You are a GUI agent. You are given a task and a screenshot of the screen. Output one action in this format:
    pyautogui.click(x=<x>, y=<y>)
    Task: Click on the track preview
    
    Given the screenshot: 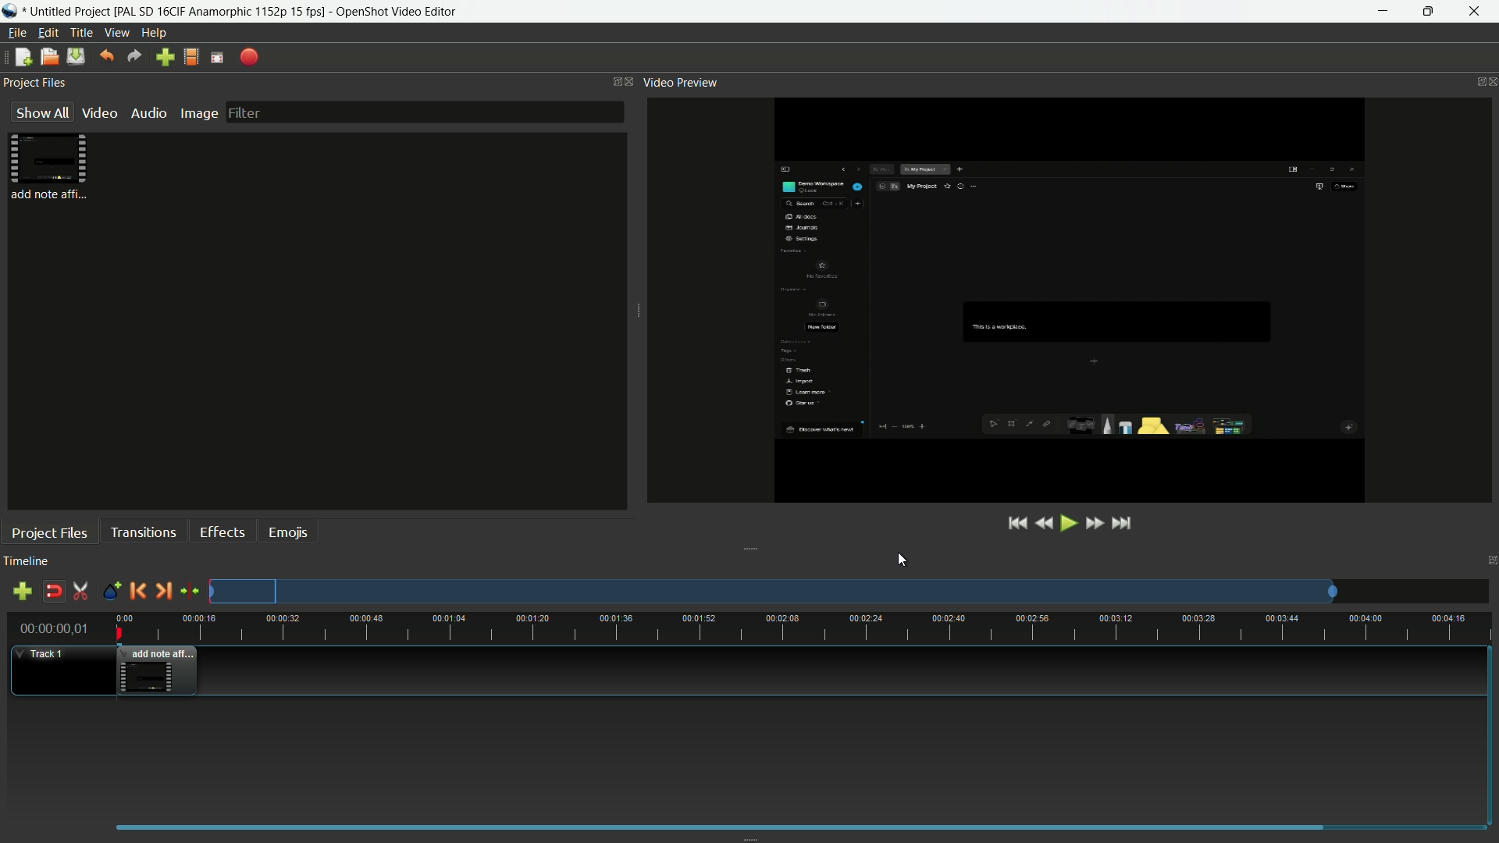 What is the action you would take?
    pyautogui.click(x=849, y=591)
    